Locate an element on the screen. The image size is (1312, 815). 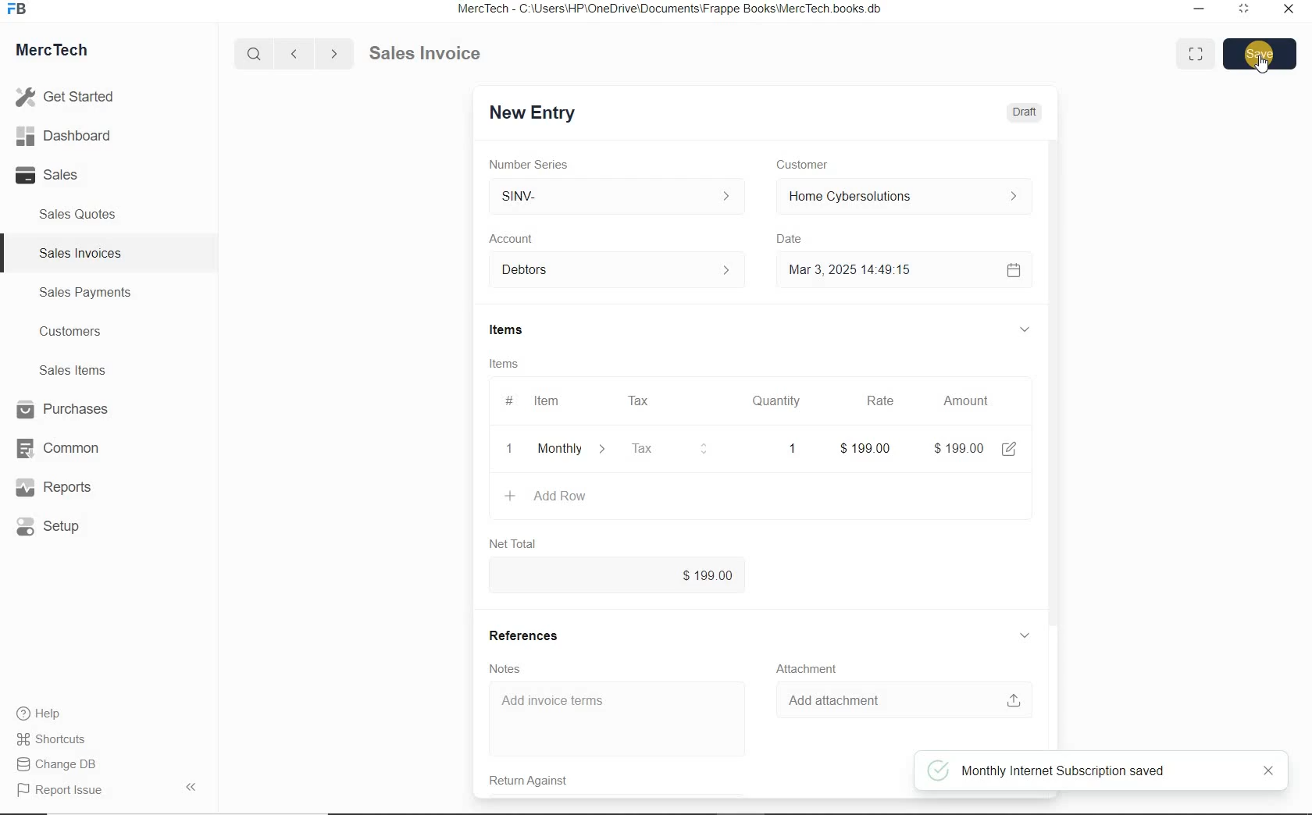
Save is located at coordinates (1259, 53).